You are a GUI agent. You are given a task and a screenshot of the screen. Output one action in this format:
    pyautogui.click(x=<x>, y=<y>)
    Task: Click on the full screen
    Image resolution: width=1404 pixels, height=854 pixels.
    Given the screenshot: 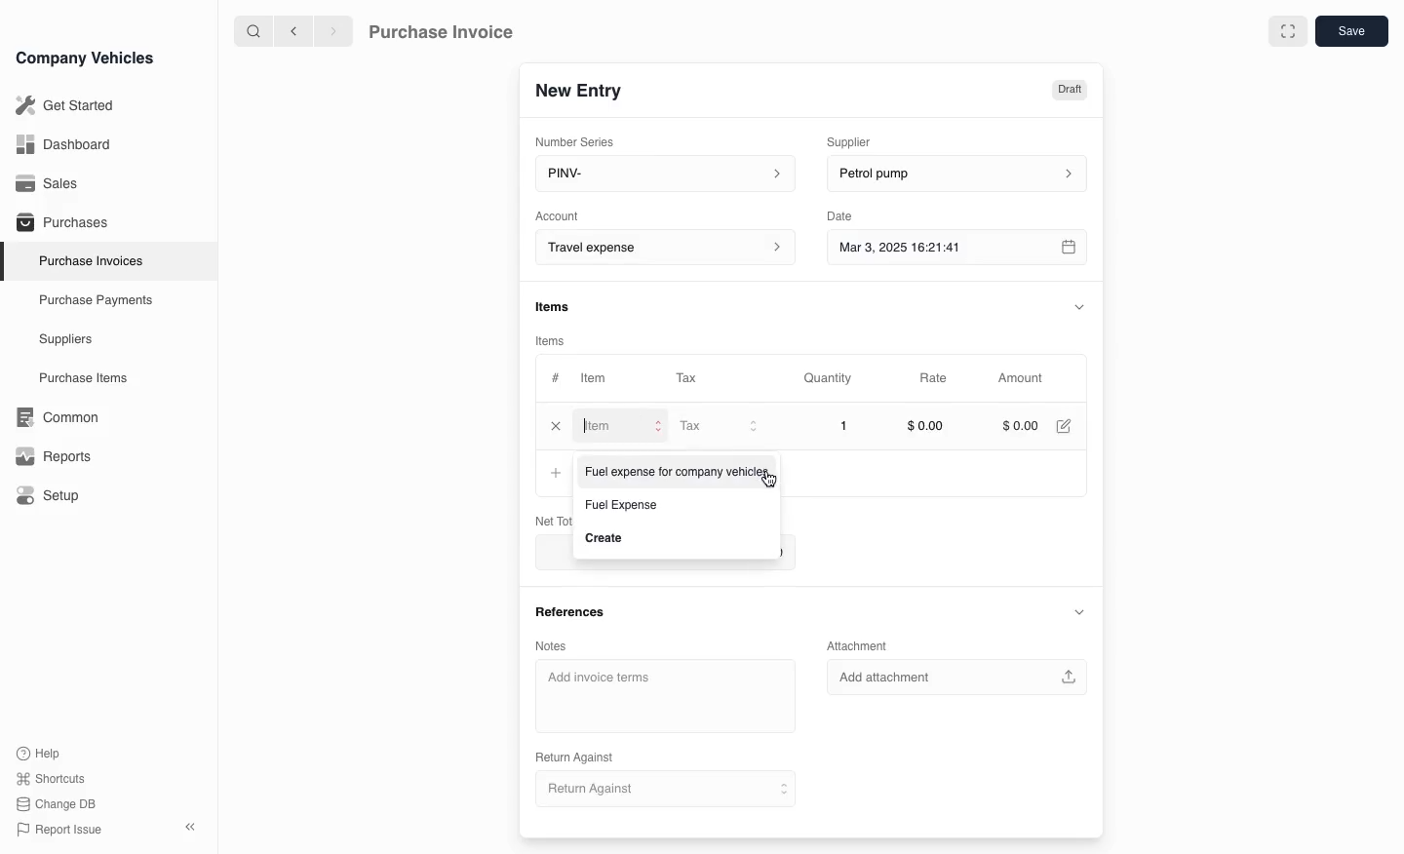 What is the action you would take?
    pyautogui.click(x=1287, y=31)
    